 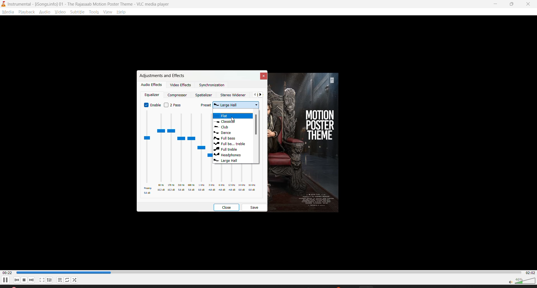 What do you see at coordinates (162, 75) in the screenshot?
I see `adjustments and effects` at bounding box center [162, 75].